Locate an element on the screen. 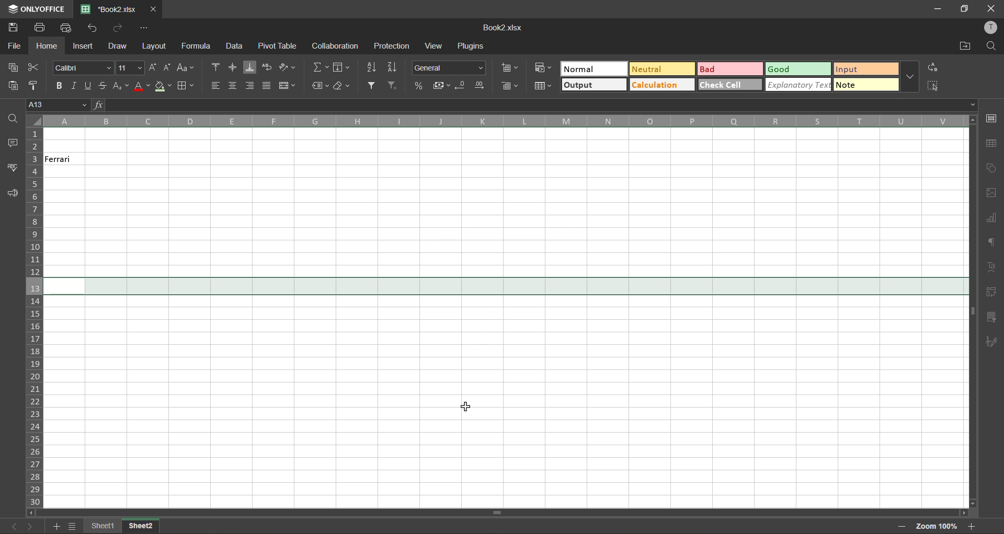  table is located at coordinates (991, 144).